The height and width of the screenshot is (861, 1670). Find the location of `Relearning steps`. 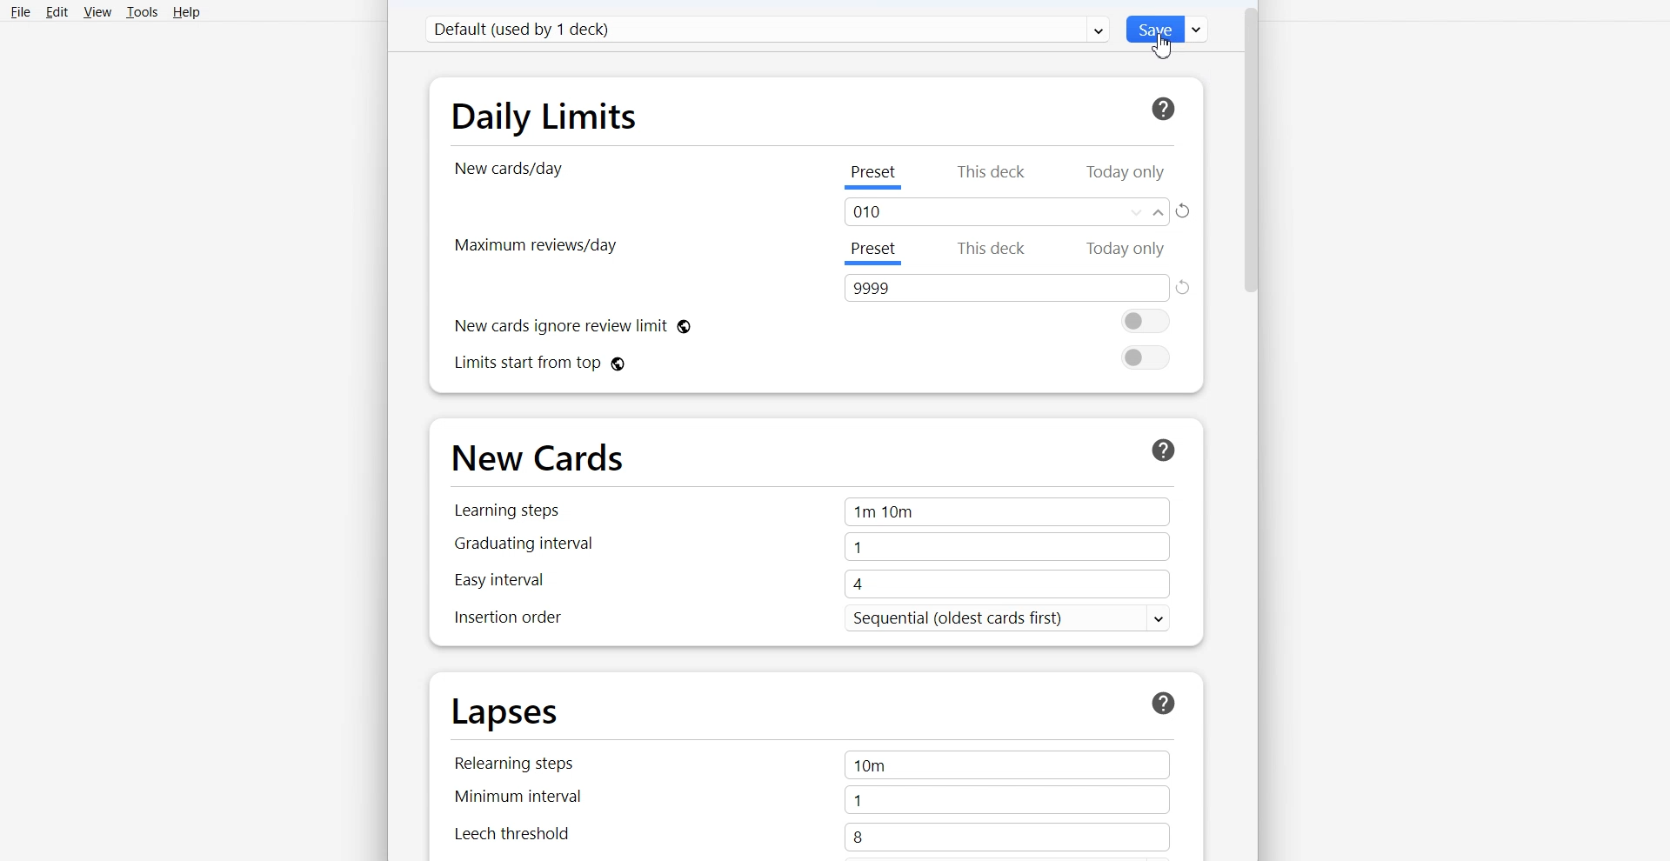

Relearning steps is located at coordinates (522, 764).